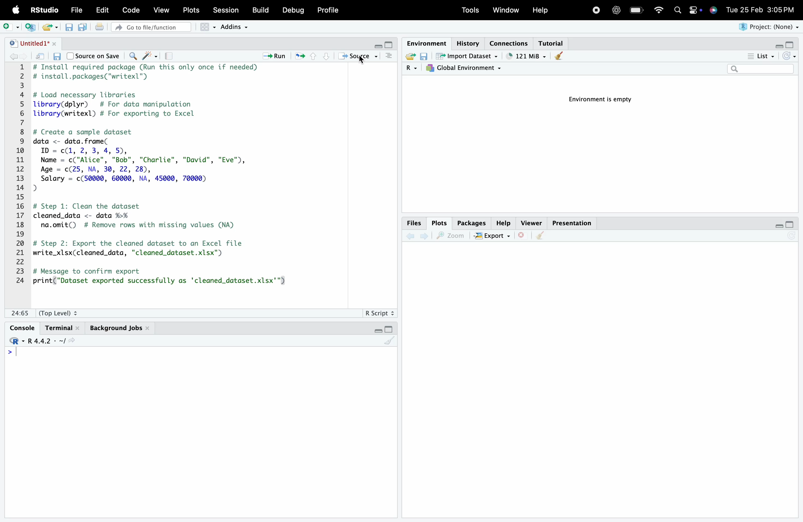 The width and height of the screenshot is (803, 522). Describe the element at coordinates (379, 46) in the screenshot. I see `Minimize` at that location.